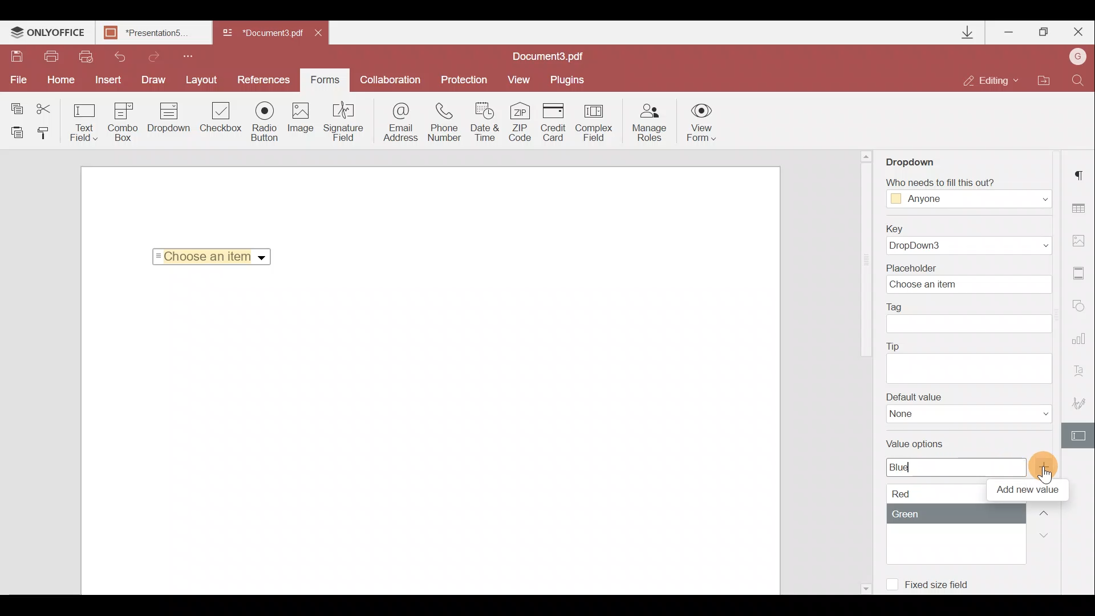 This screenshot has height=616, width=1095. Describe the element at coordinates (1082, 307) in the screenshot. I see `Shapes settings` at that location.